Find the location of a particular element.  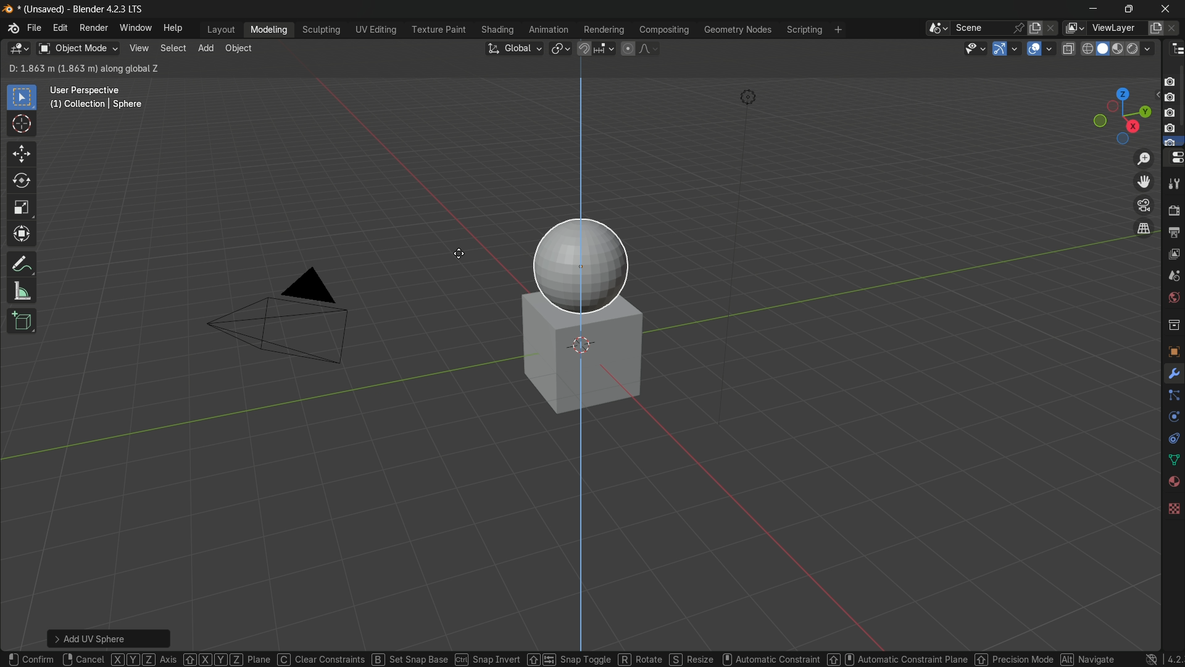

compositing menu is located at coordinates (662, 30).